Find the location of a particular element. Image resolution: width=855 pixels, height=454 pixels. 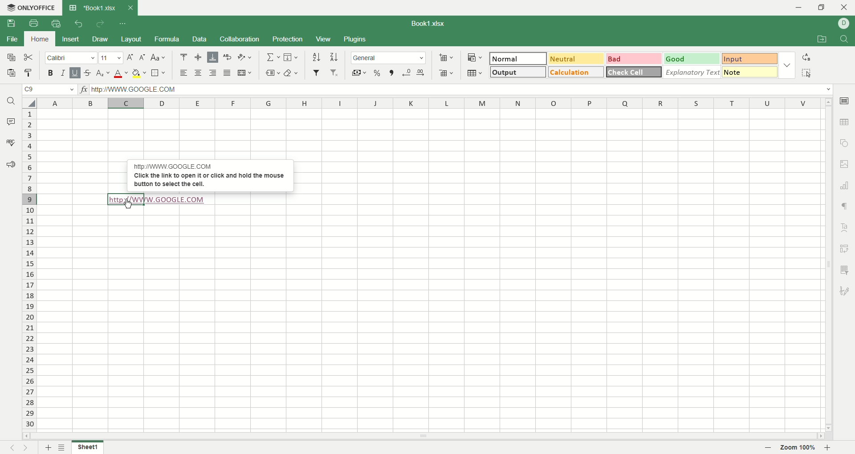

row number is located at coordinates (29, 268).